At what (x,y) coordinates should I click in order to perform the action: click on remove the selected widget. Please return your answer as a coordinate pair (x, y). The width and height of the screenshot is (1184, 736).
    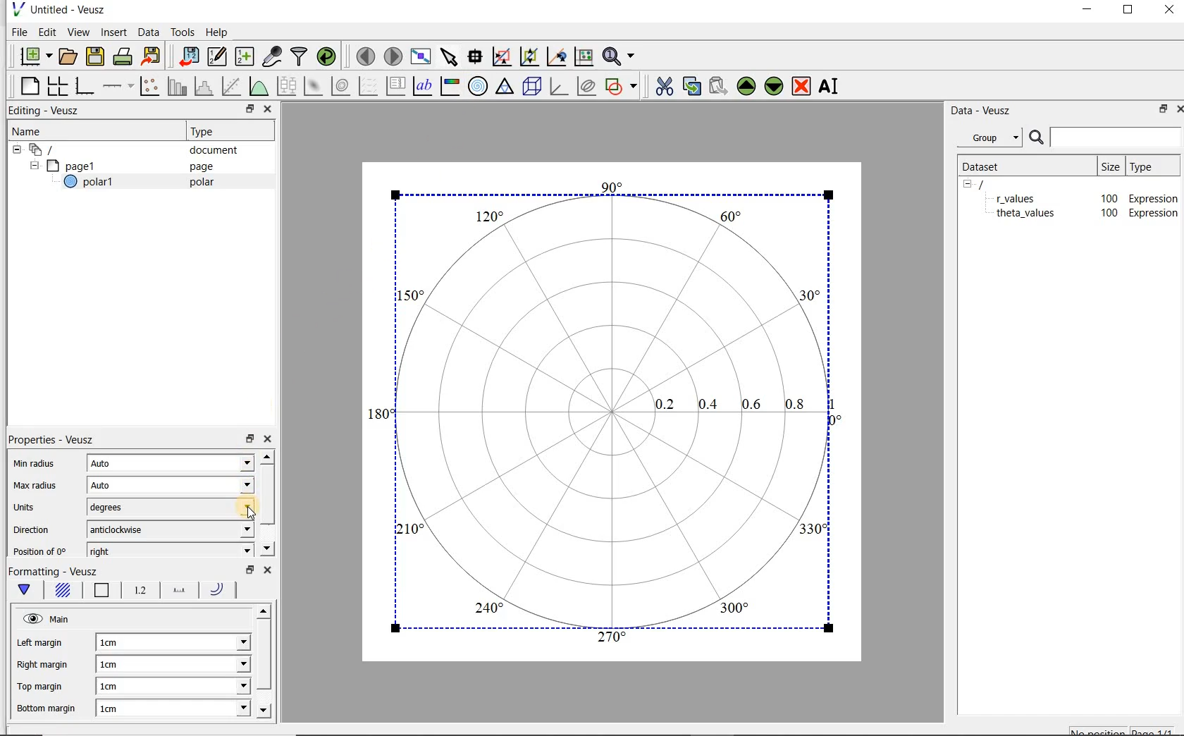
    Looking at the image, I should click on (802, 85).